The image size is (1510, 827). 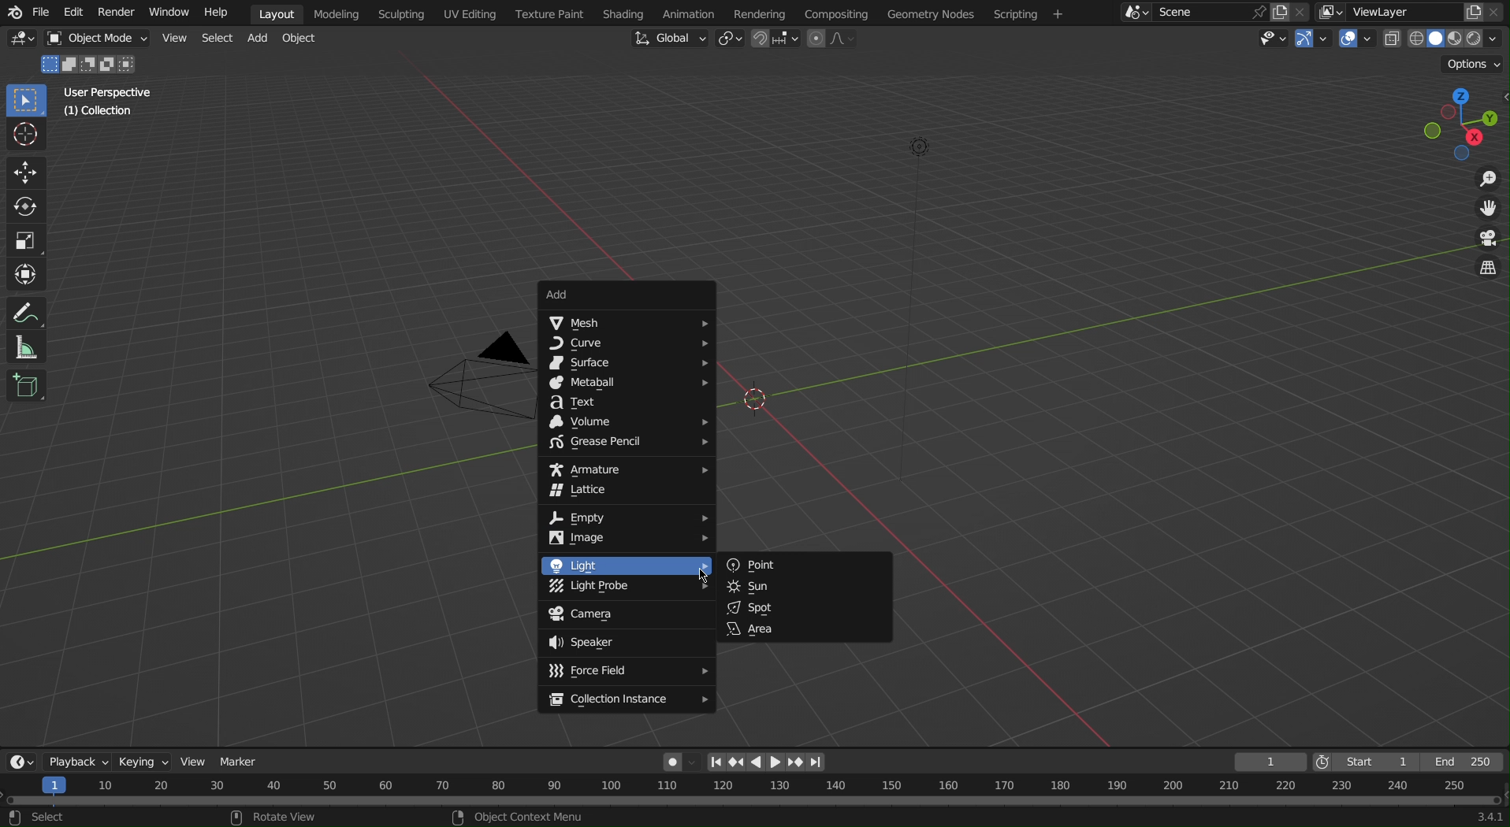 I want to click on Show Overlays, so click(x=1356, y=41).